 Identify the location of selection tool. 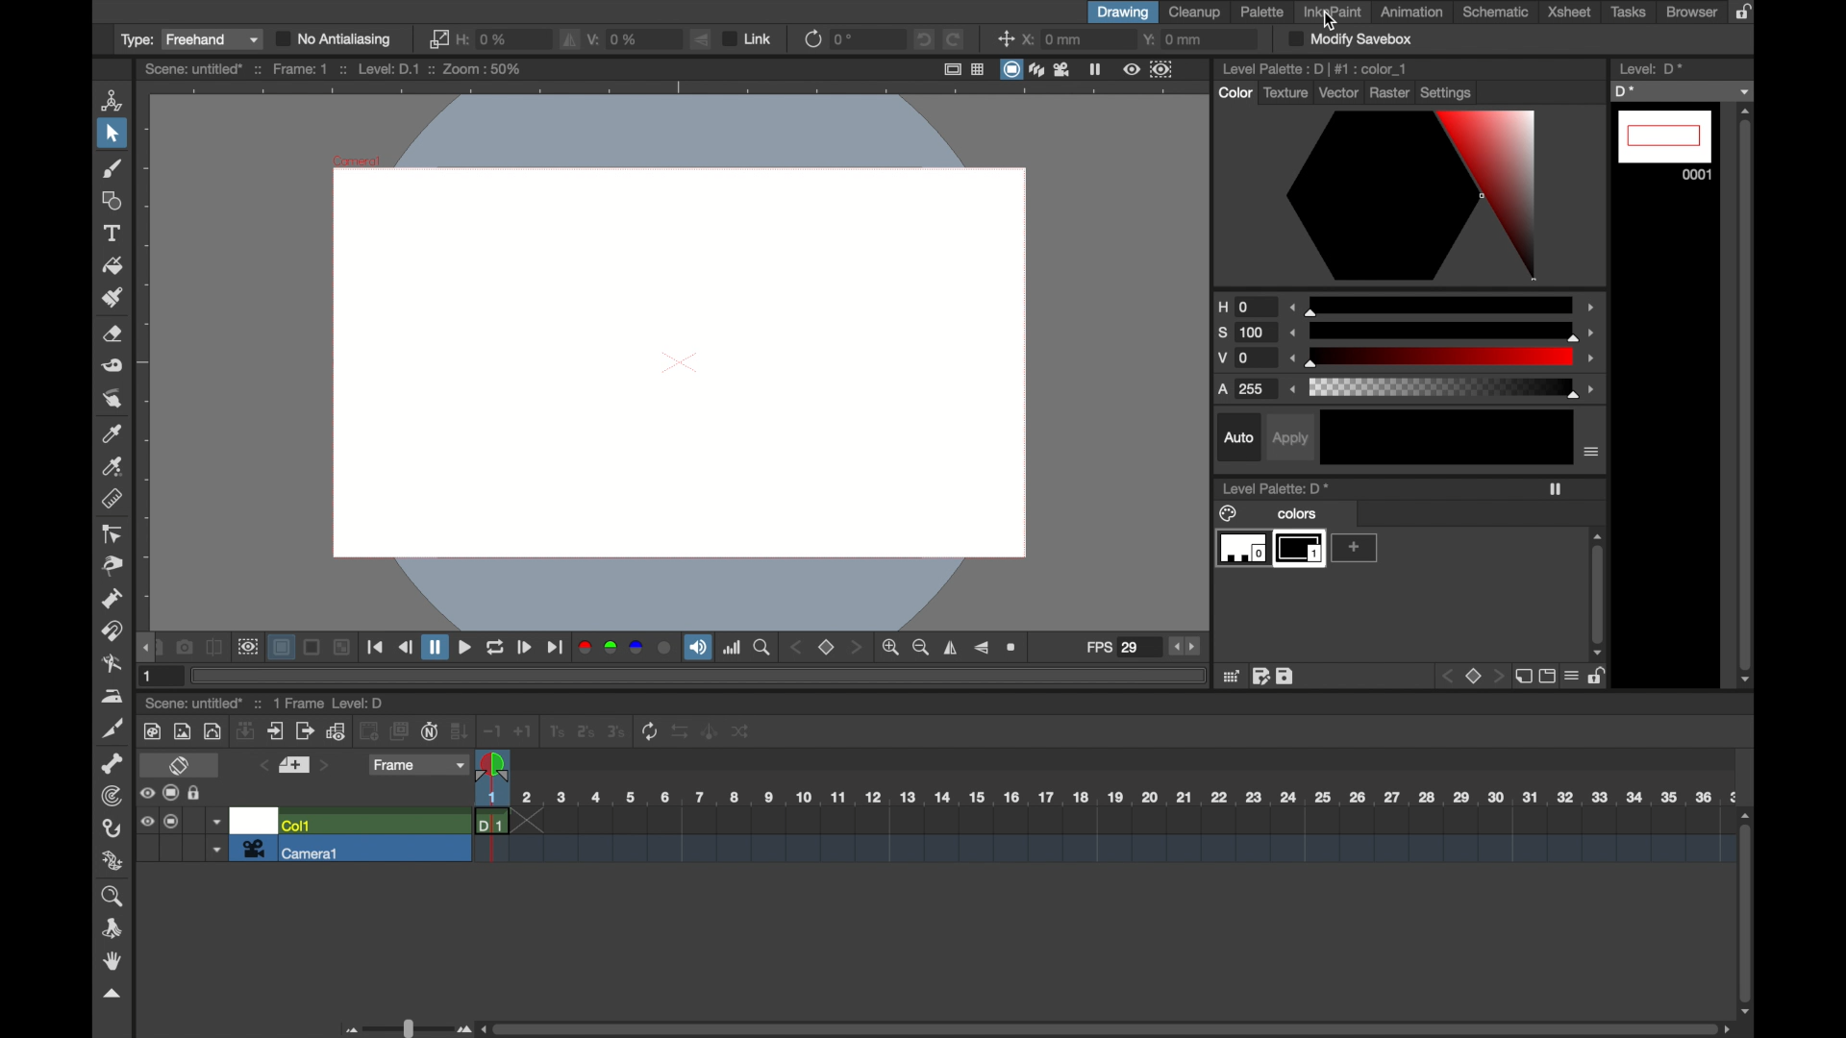
(110, 135).